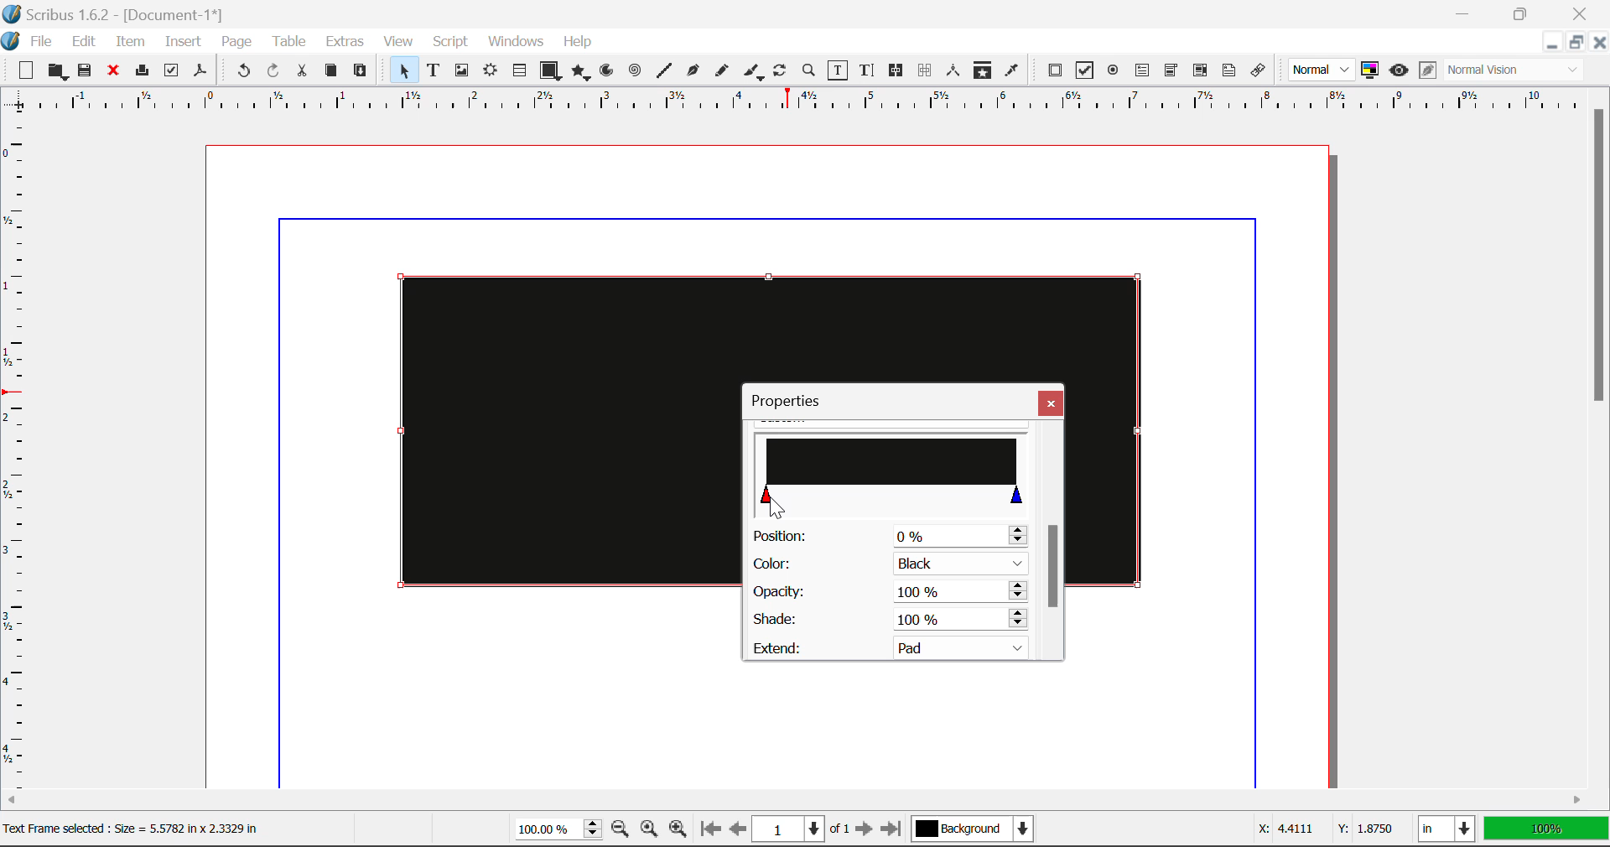  I want to click on Minimize, so click(1521, 12).